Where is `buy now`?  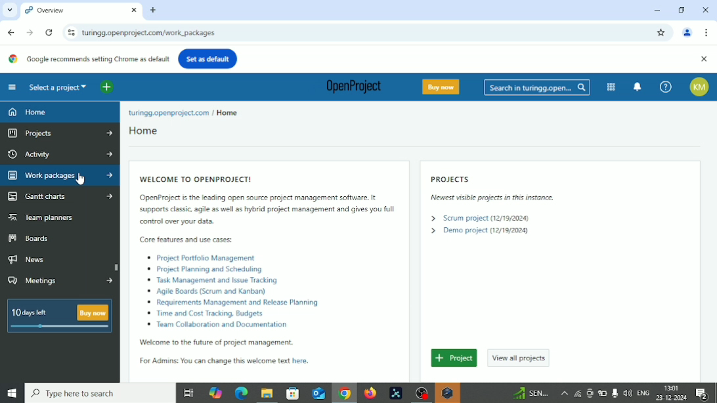 buy now is located at coordinates (92, 312).